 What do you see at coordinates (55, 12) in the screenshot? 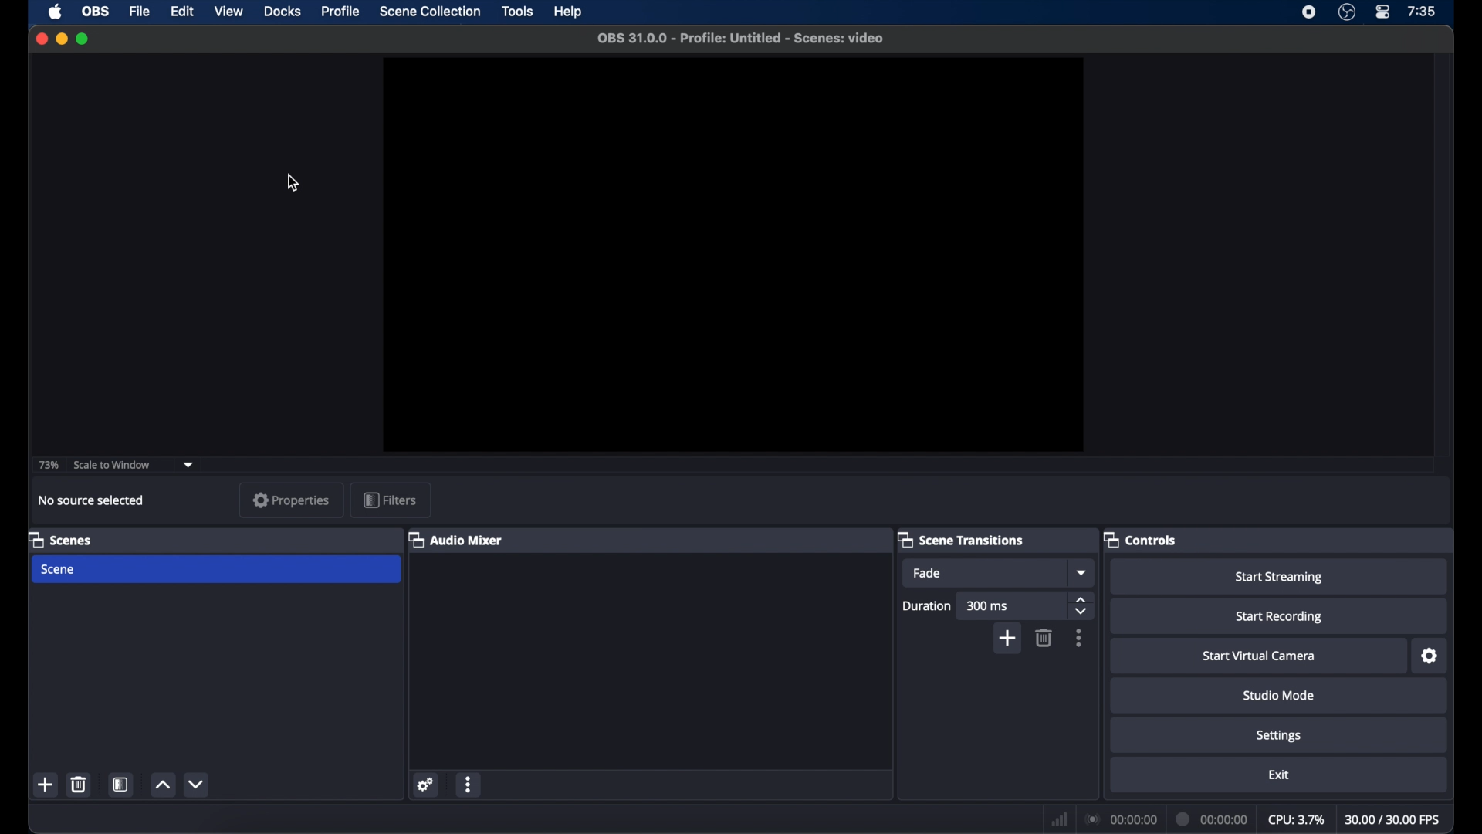
I see `apple icon` at bounding box center [55, 12].